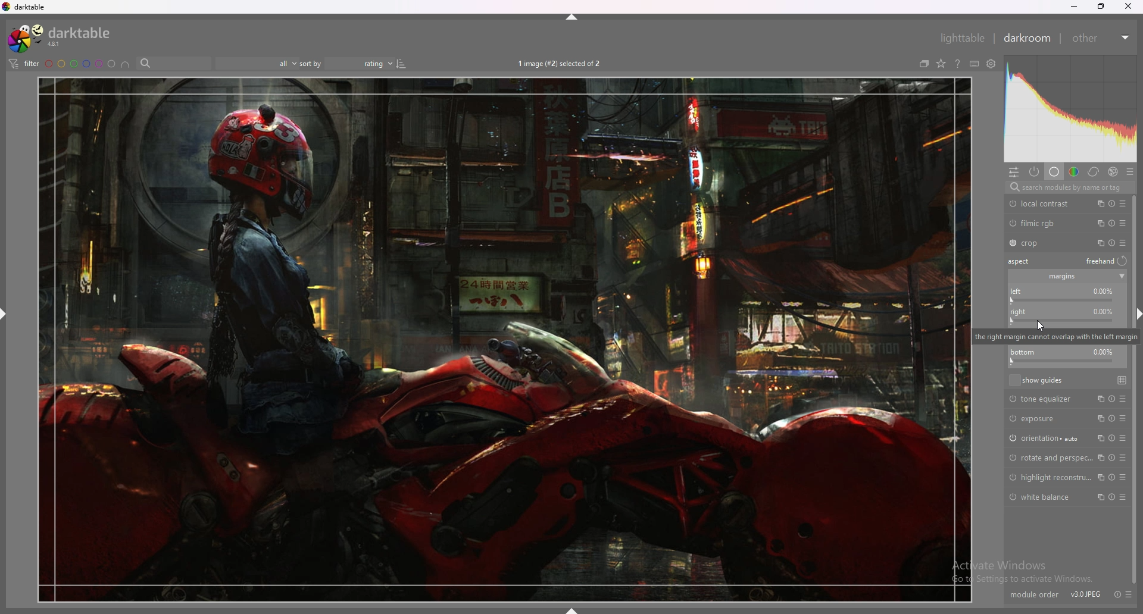  Describe the element at coordinates (1041, 325) in the screenshot. I see `cursor` at that location.